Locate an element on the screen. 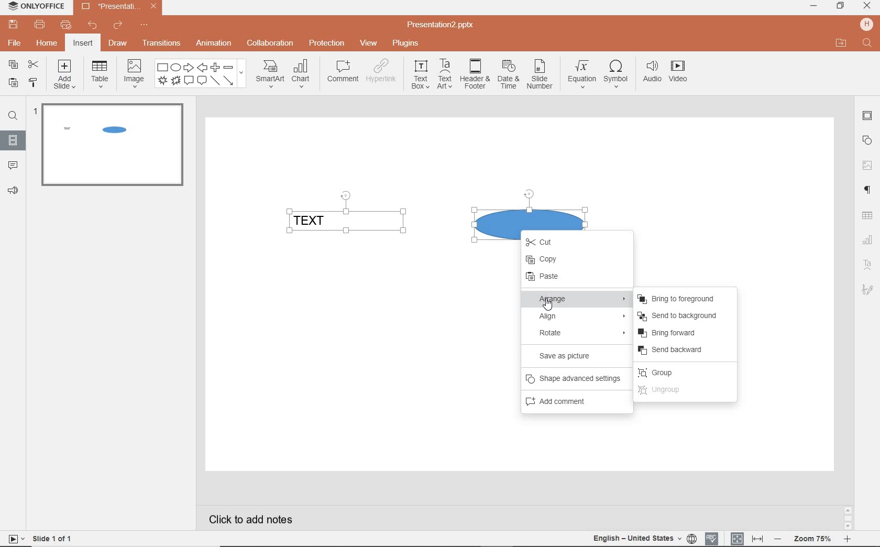  SPELL CHECKING is located at coordinates (713, 538).